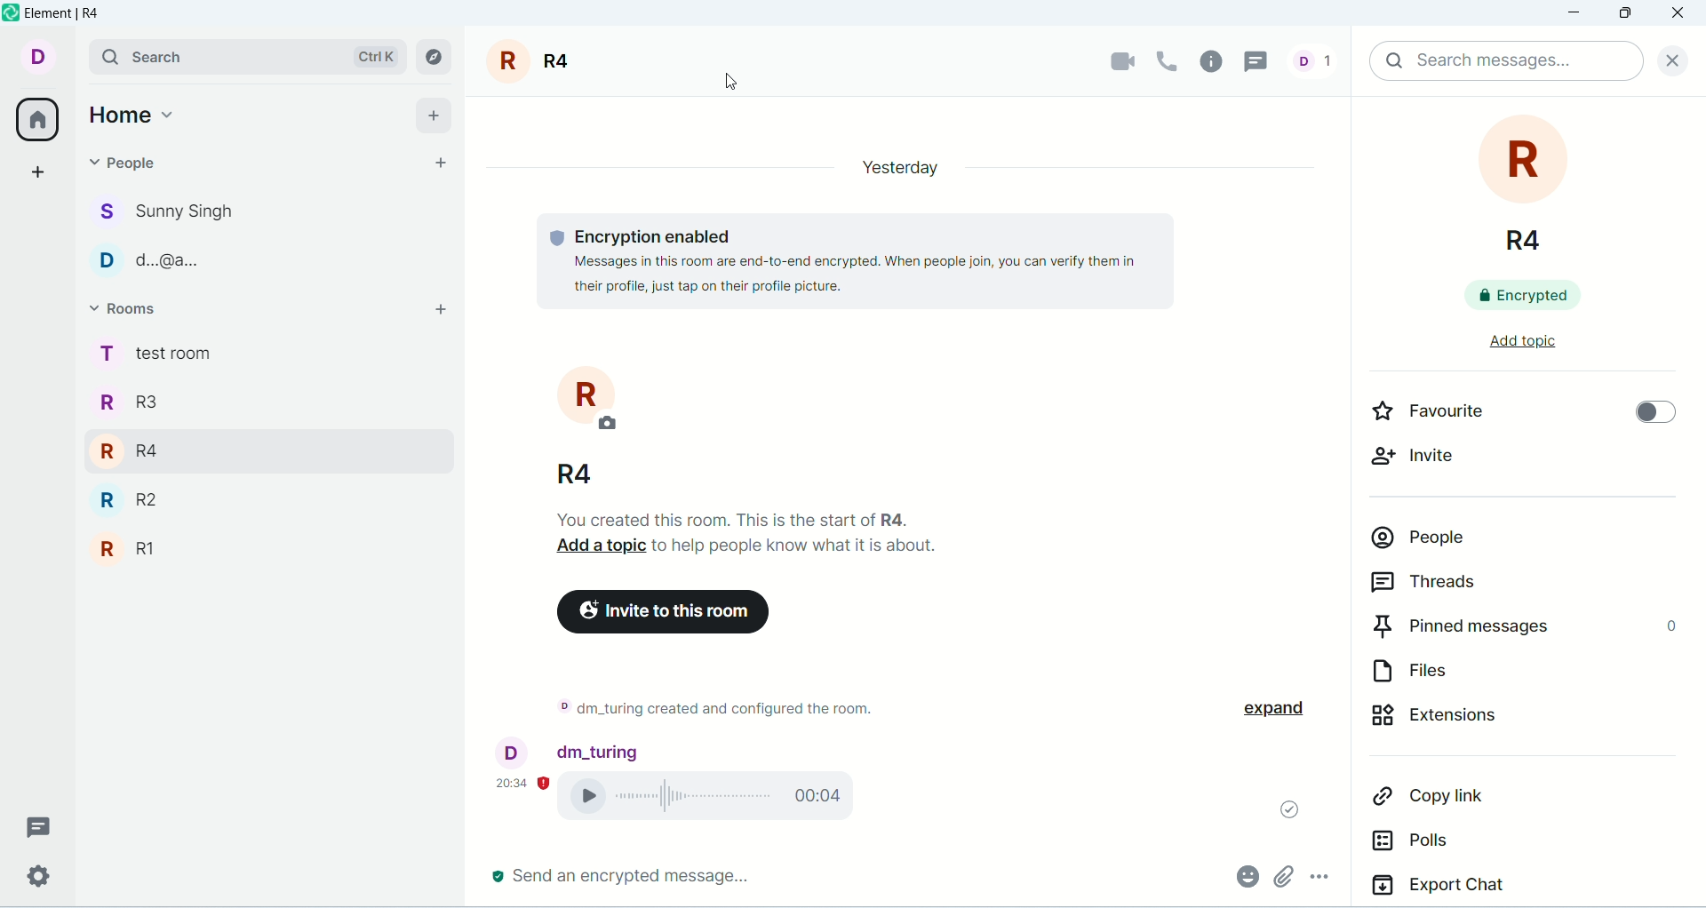 The height and width of the screenshot is (908, 1706). I want to click on video call, so click(1112, 62).